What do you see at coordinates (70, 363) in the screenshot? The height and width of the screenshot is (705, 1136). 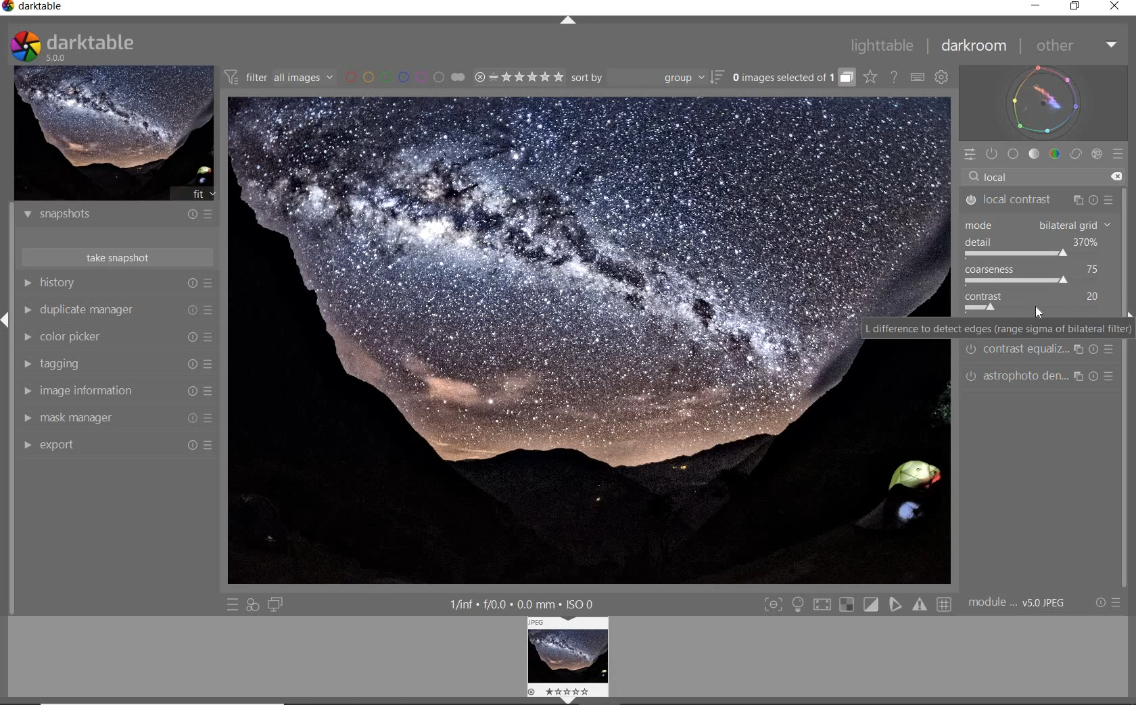 I see `tagging` at bounding box center [70, 363].